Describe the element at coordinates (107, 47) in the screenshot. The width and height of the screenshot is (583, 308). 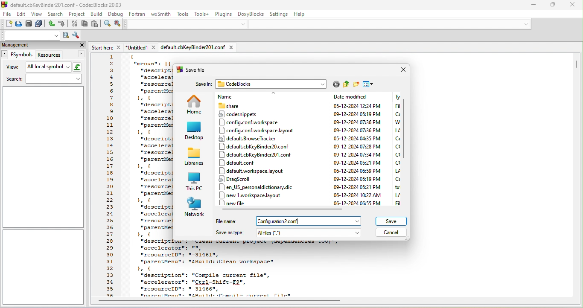
I see `start here` at that location.